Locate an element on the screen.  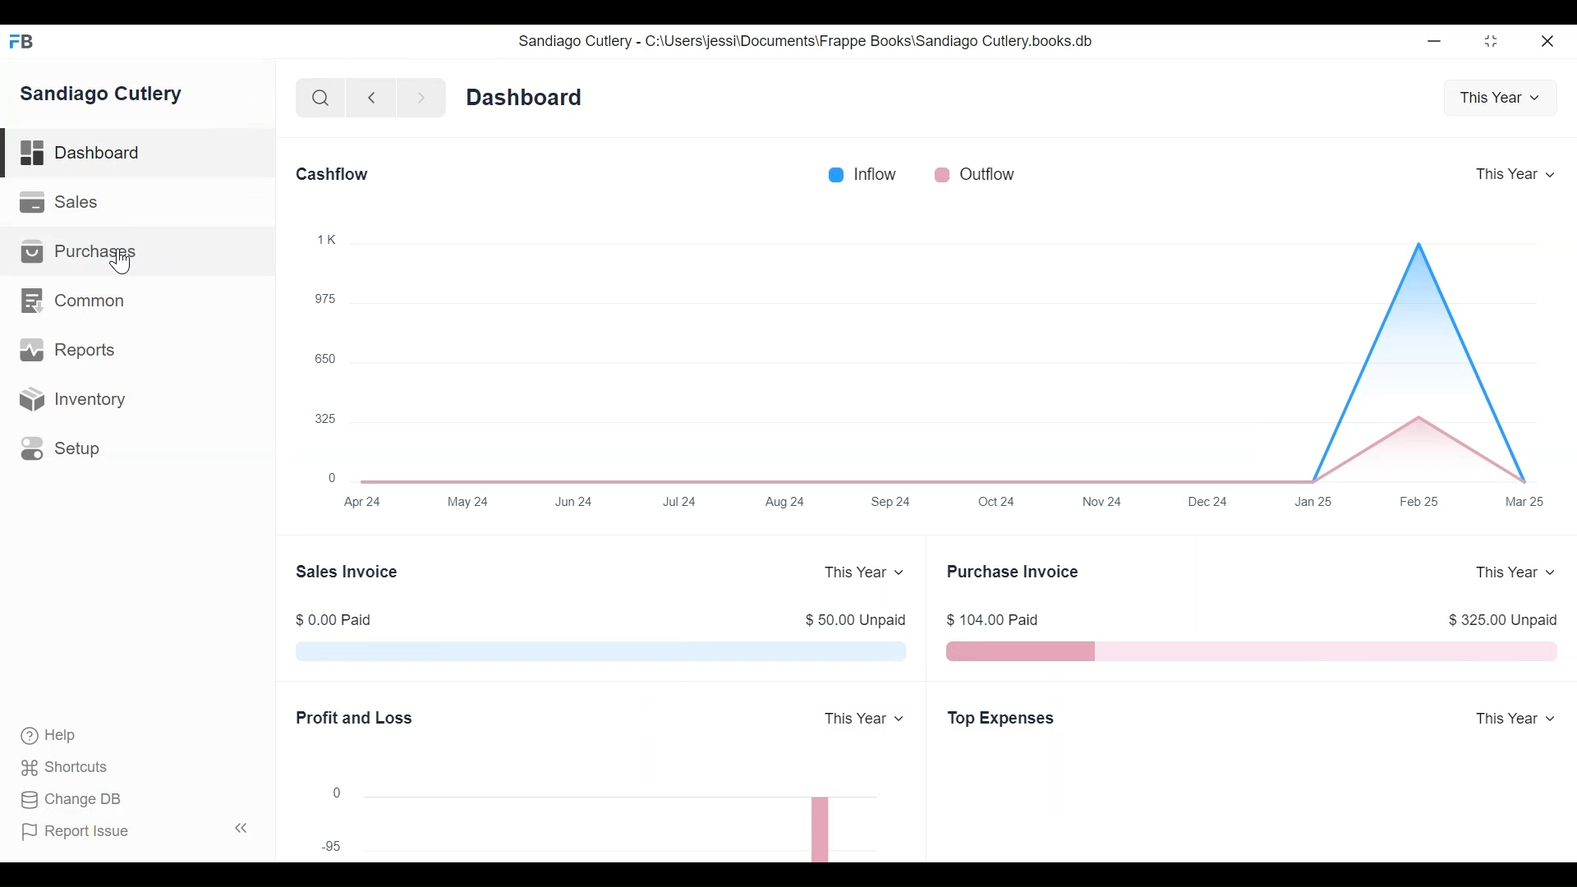
Cashflow is located at coordinates (340, 173).